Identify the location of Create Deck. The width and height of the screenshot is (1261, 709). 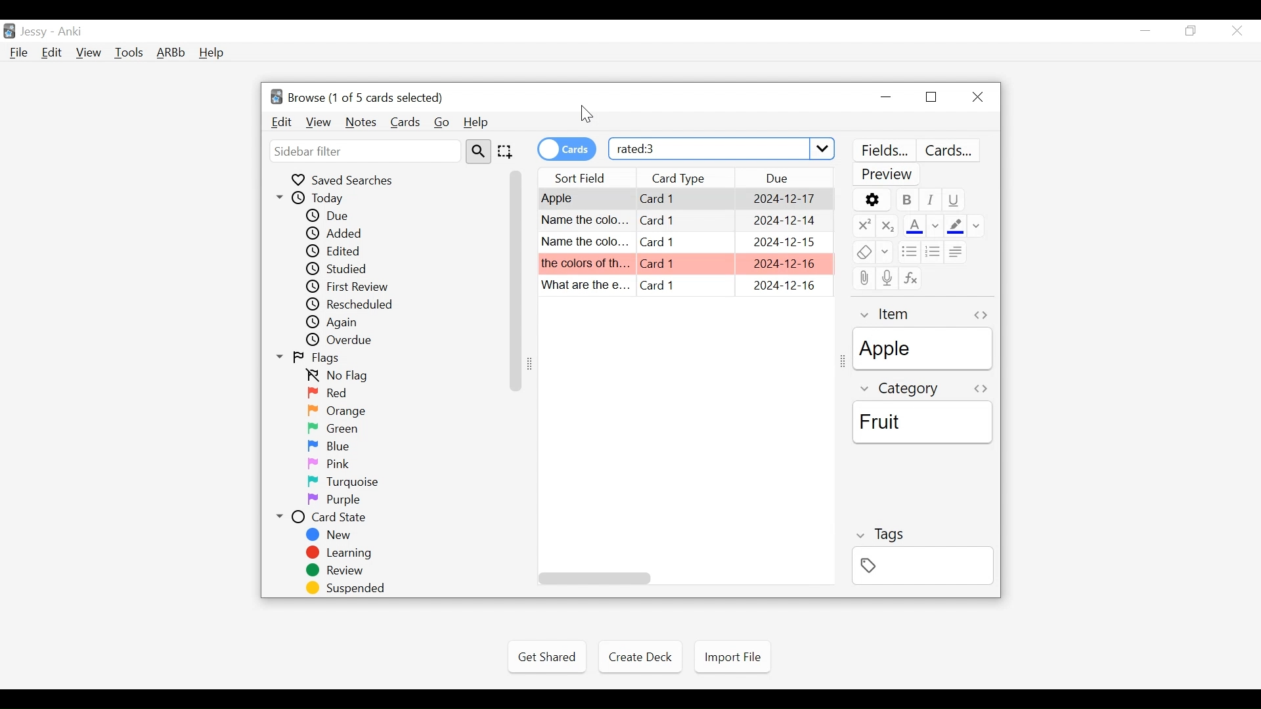
(640, 656).